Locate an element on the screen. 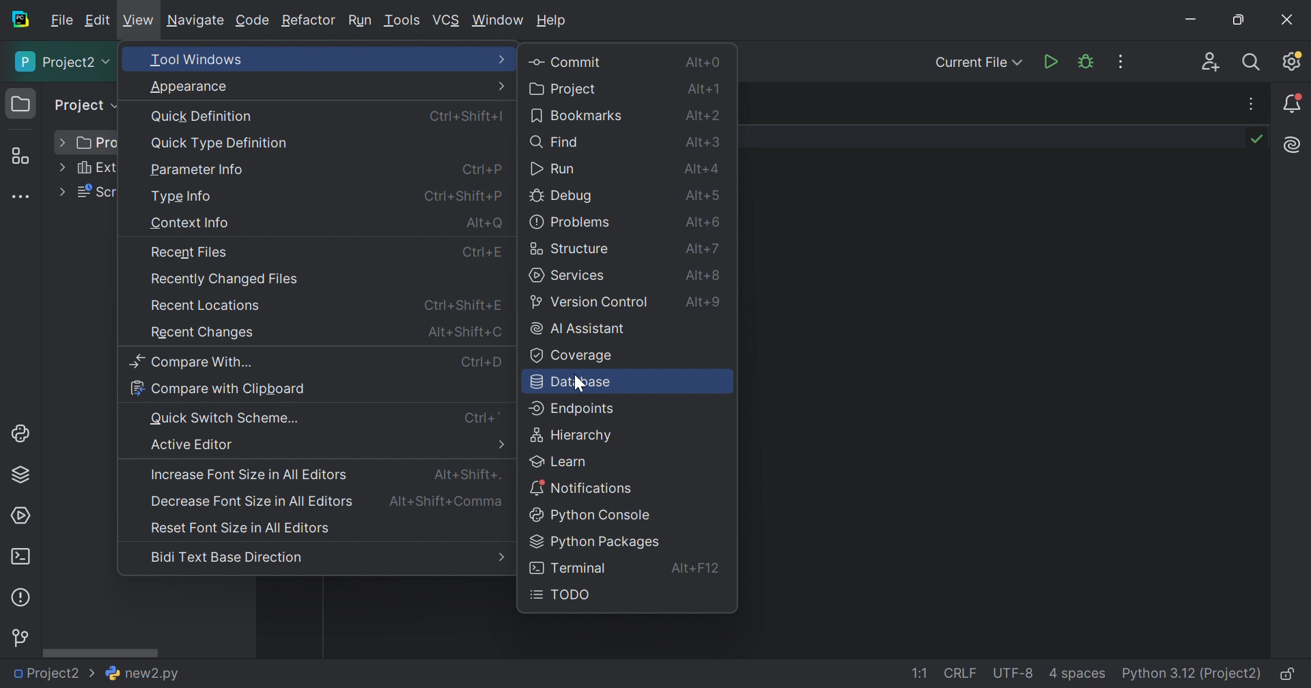  Recent changes is located at coordinates (206, 333).